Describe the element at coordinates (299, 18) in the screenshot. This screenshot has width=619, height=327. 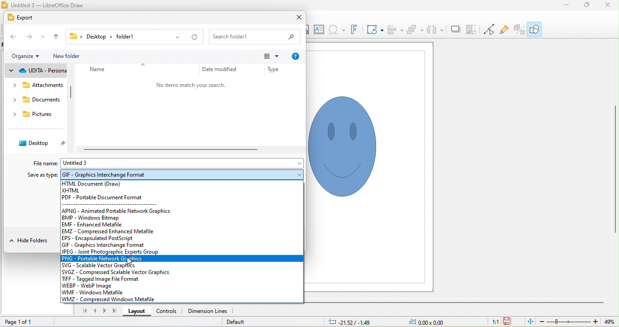
I see `close` at that location.